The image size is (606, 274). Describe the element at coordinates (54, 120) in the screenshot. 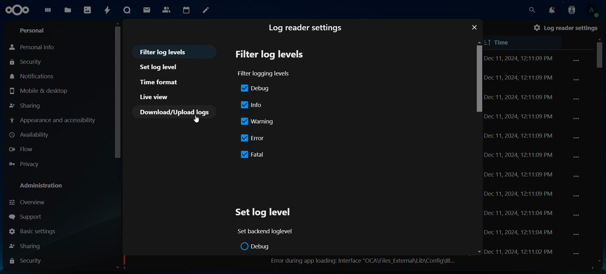

I see `appearance and accessibilty` at that location.